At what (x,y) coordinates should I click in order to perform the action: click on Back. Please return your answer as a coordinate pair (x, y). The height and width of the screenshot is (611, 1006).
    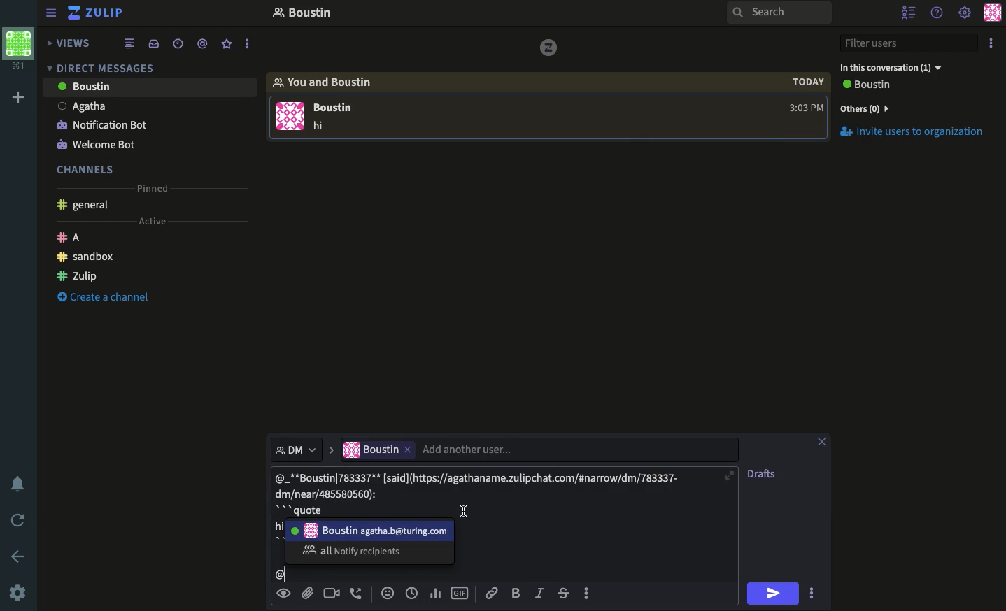
    Looking at the image, I should click on (19, 555).